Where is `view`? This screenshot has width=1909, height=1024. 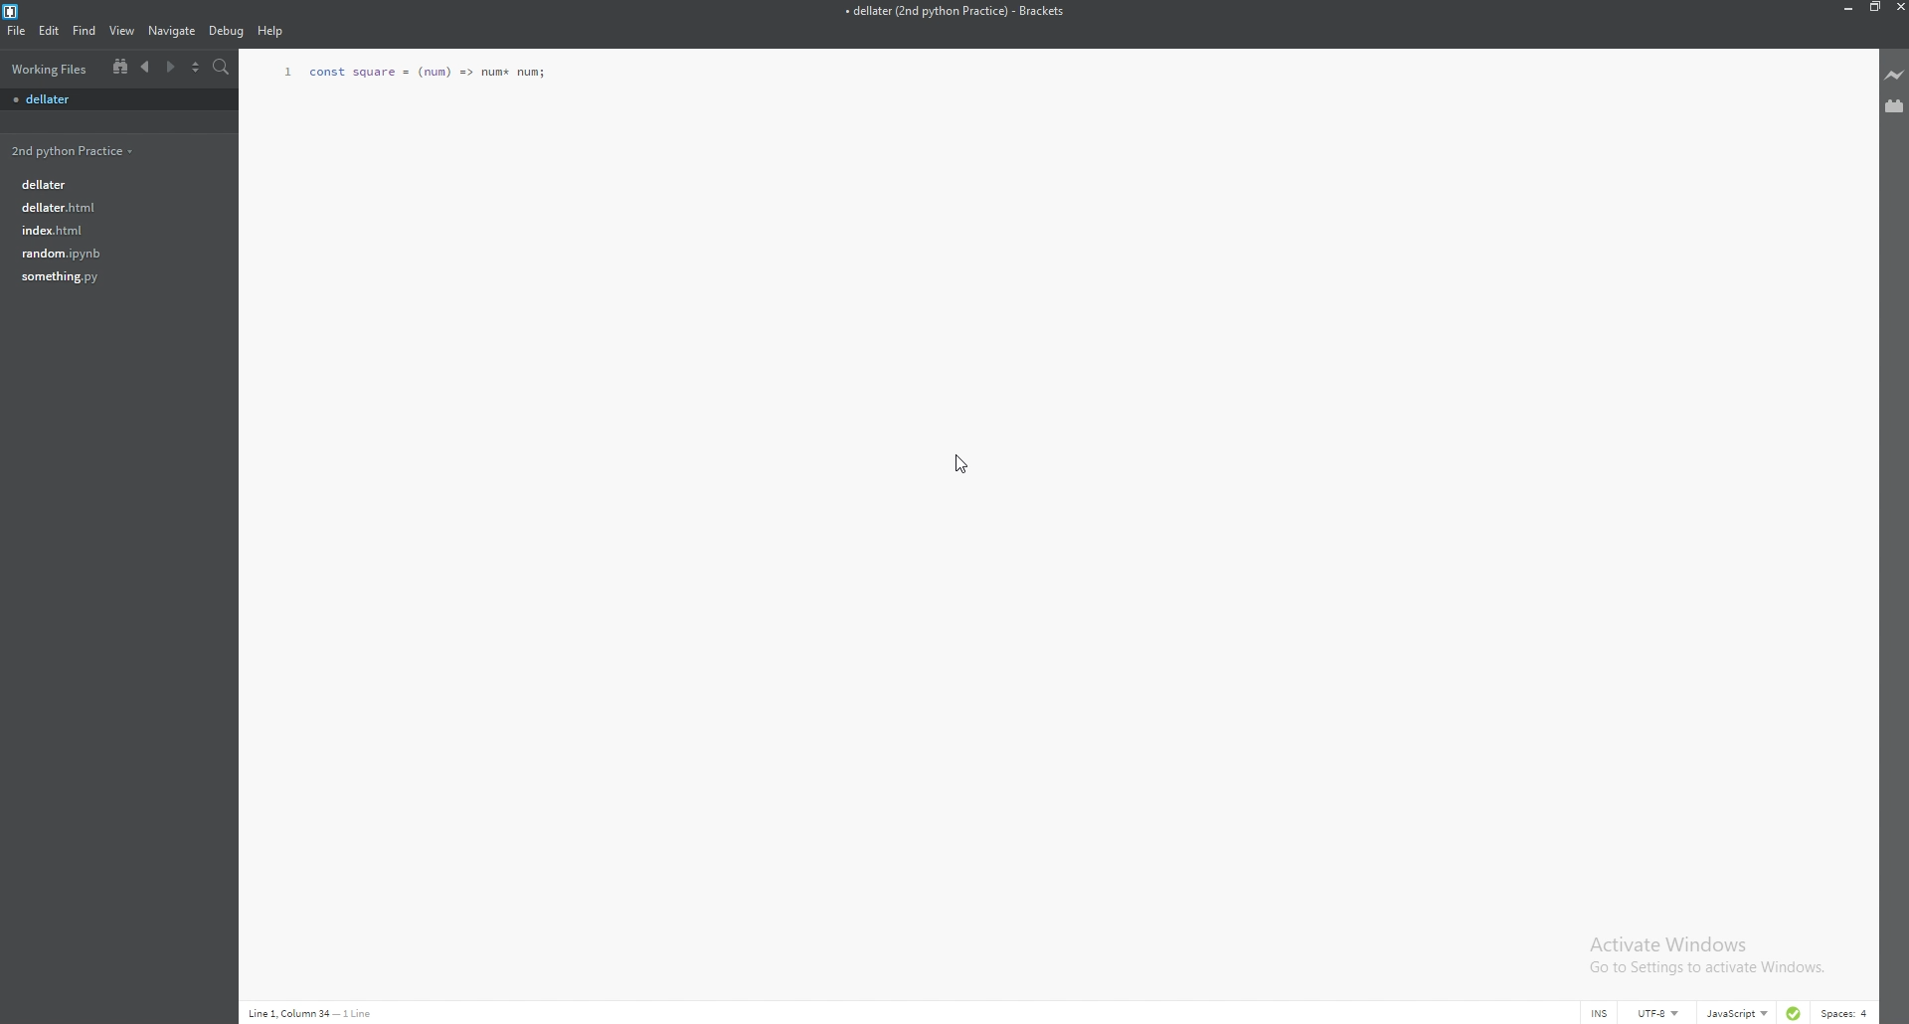
view is located at coordinates (122, 31).